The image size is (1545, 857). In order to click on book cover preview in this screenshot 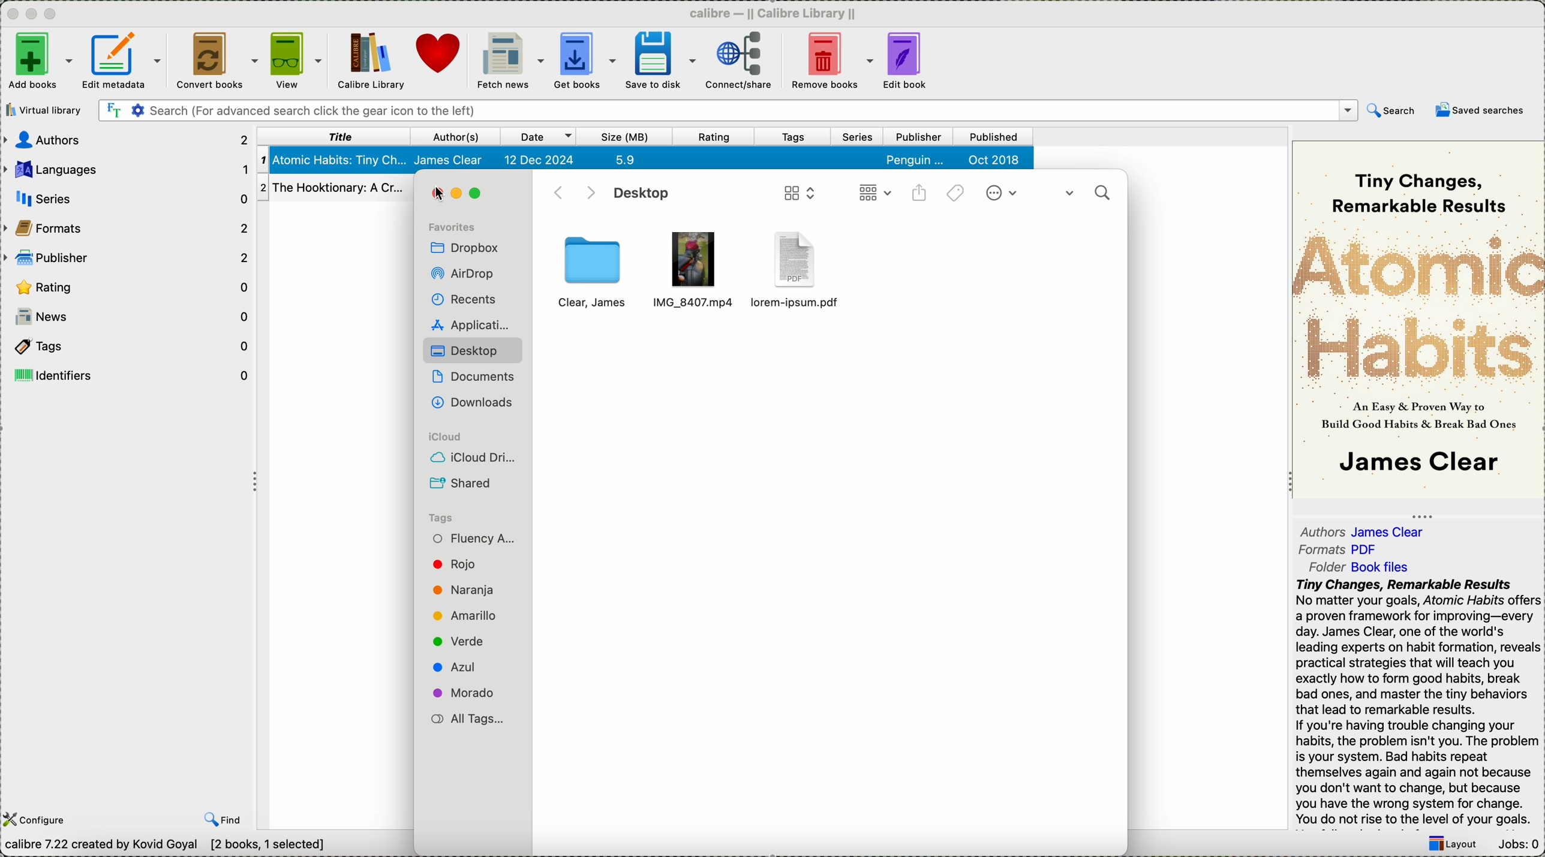, I will do `click(1418, 318)`.